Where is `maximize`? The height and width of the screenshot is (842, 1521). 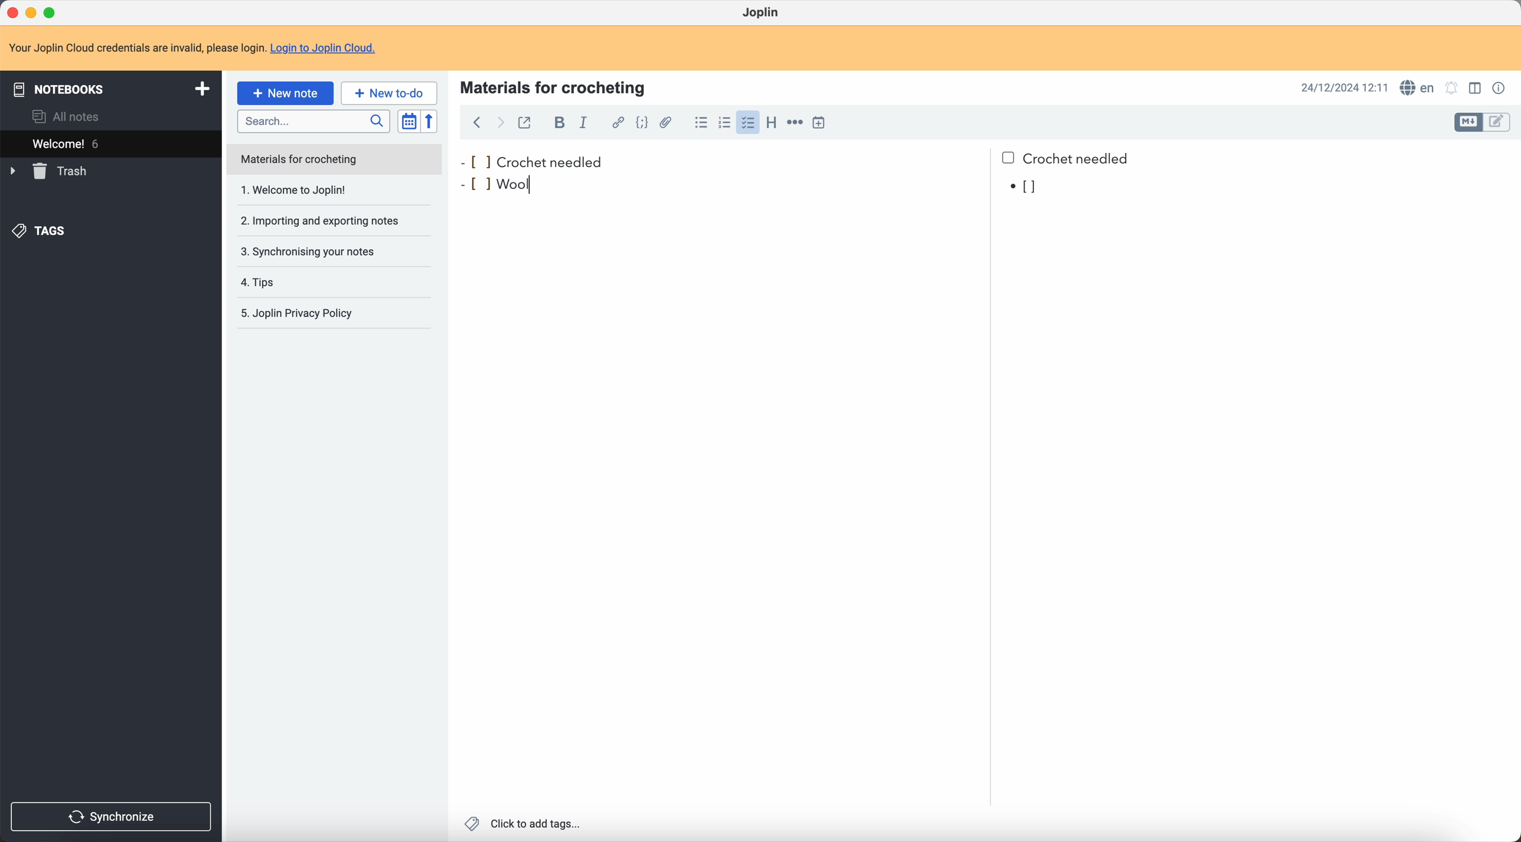 maximize is located at coordinates (53, 13).